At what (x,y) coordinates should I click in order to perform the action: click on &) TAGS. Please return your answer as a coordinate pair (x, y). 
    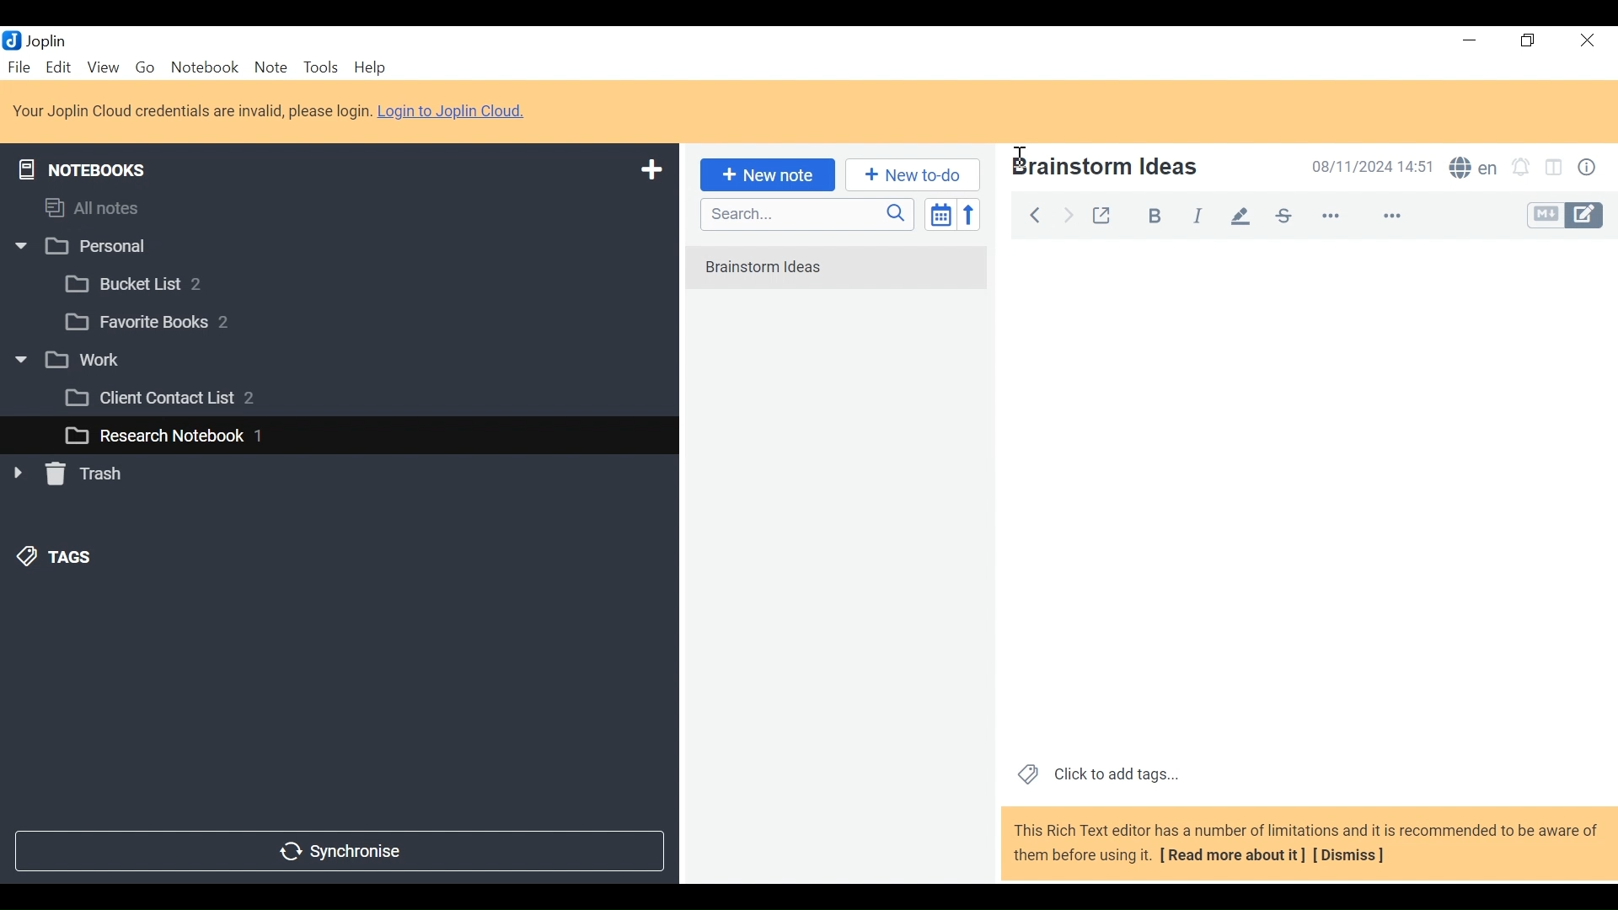
    Looking at the image, I should click on (73, 559).